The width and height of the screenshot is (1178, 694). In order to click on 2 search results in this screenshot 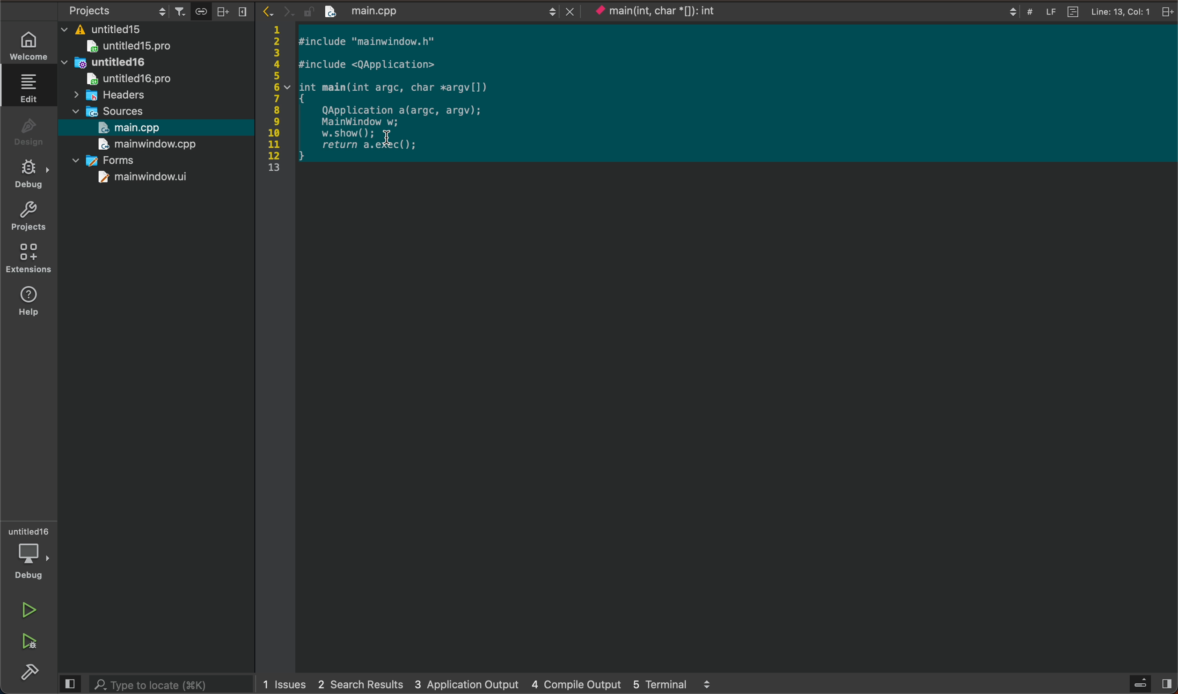, I will do `click(360, 684)`.